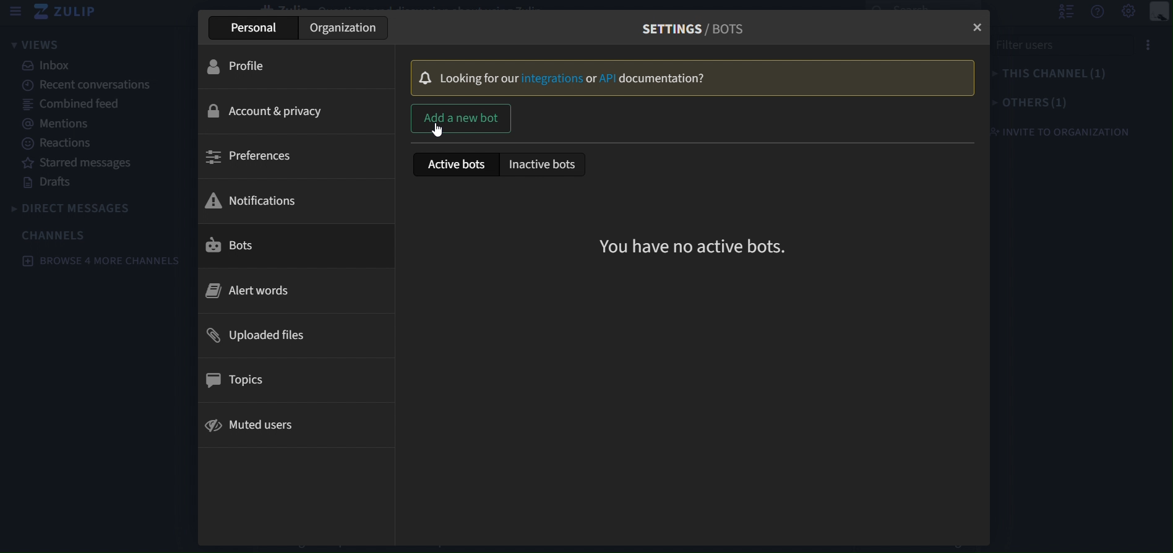  Describe the element at coordinates (92, 105) in the screenshot. I see `combined feed` at that location.